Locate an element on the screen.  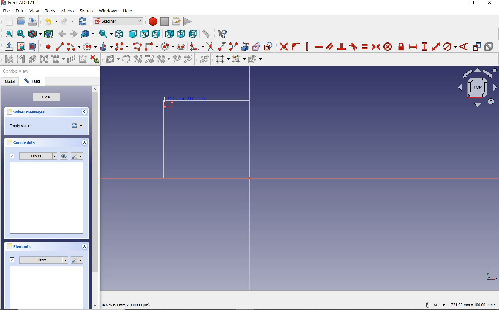
constrain horizontal ditance is located at coordinates (413, 47).